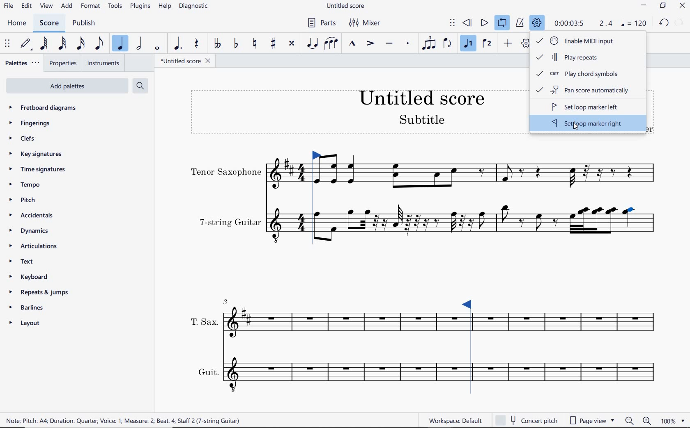  What do you see at coordinates (178, 44) in the screenshot?
I see `AUGMENTATION DOT` at bounding box center [178, 44].